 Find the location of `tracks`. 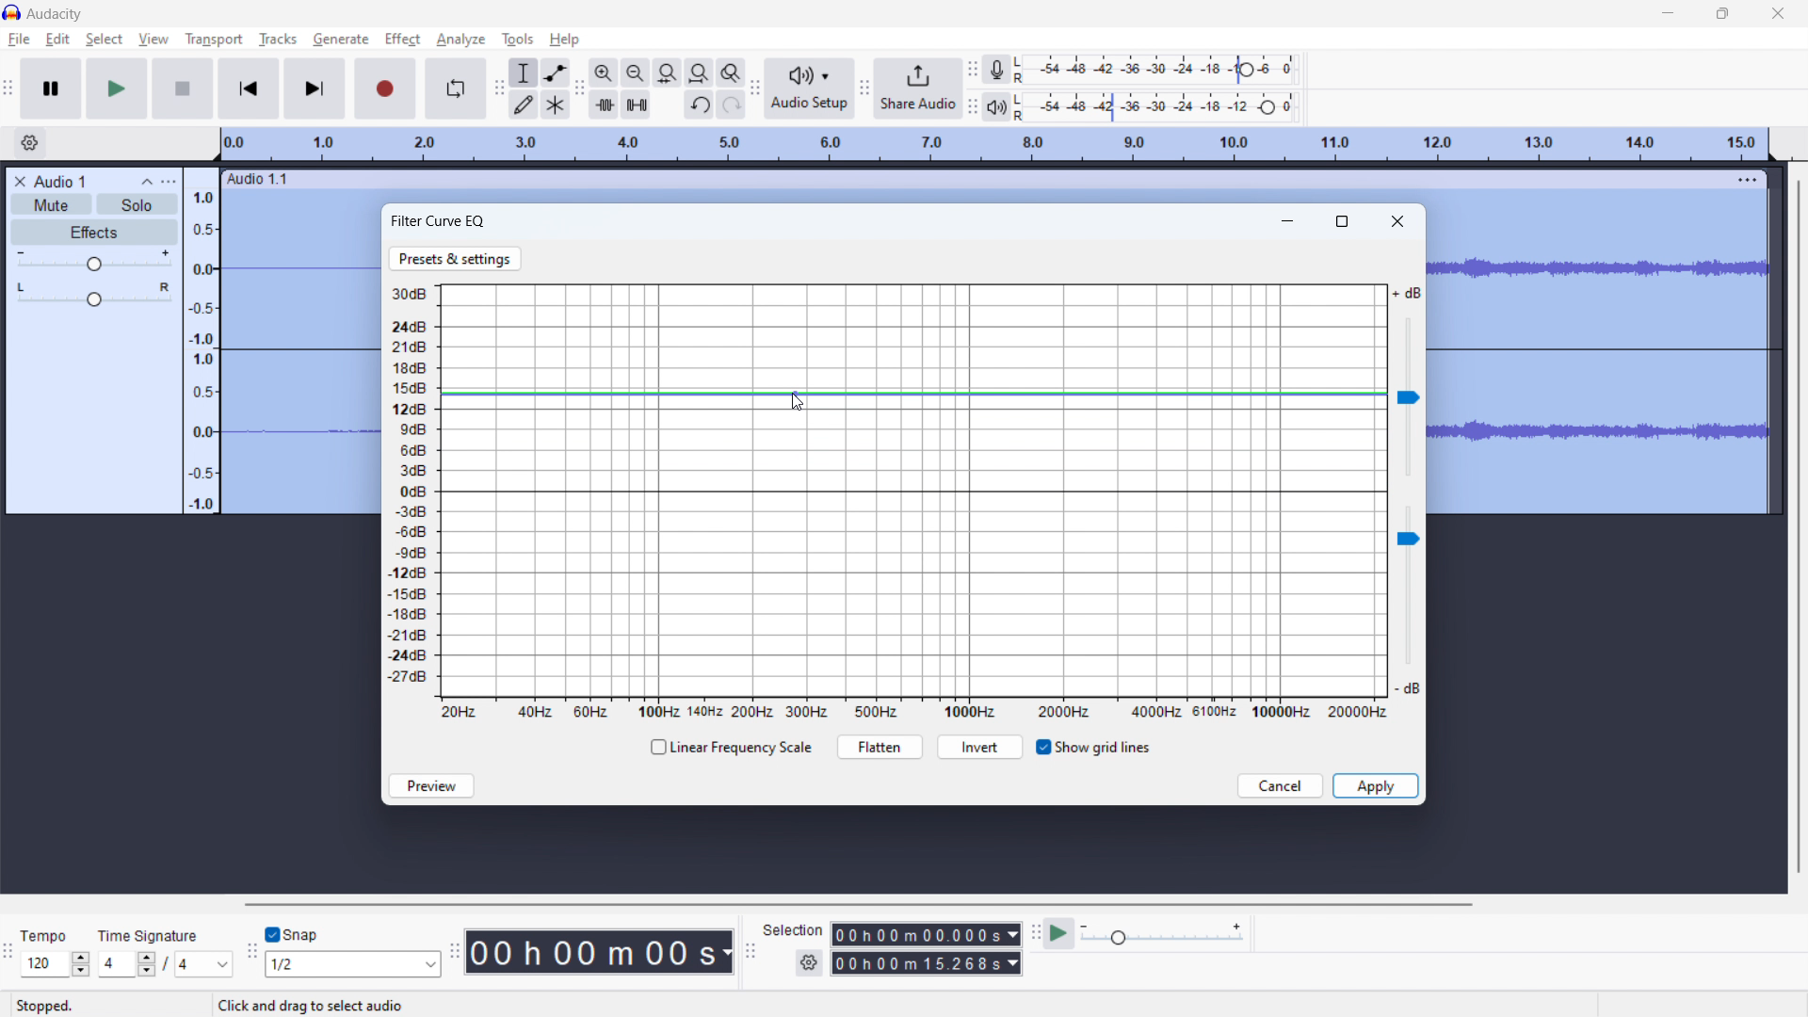

tracks is located at coordinates (278, 40).